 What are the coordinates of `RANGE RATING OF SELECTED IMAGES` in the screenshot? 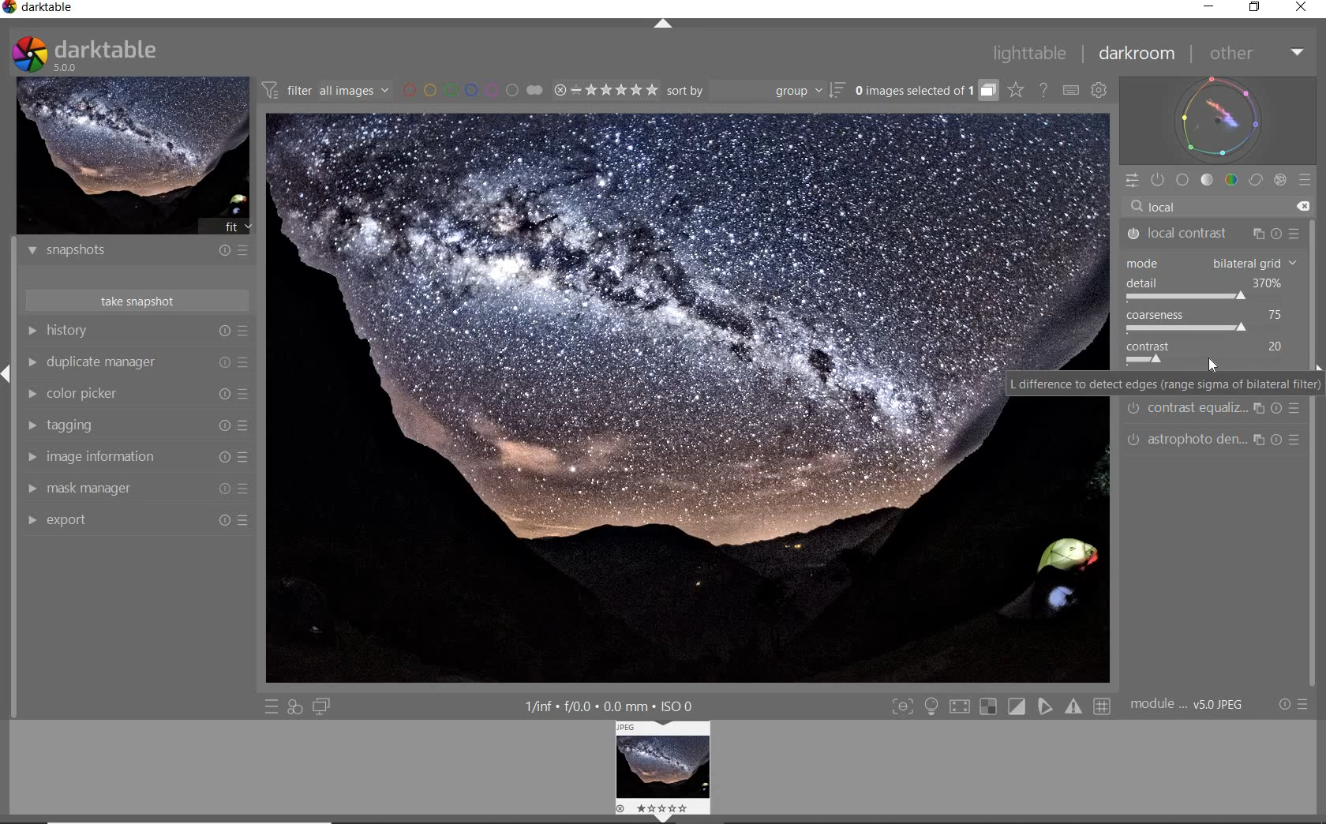 It's located at (605, 91).